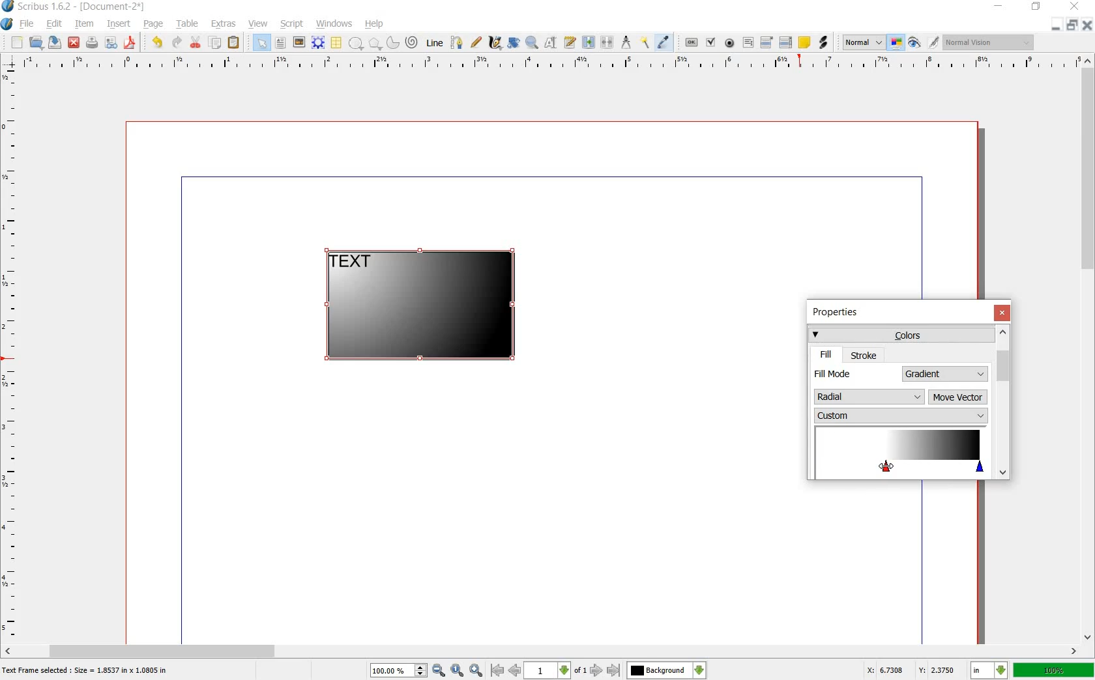  What do you see at coordinates (375, 24) in the screenshot?
I see `help` at bounding box center [375, 24].